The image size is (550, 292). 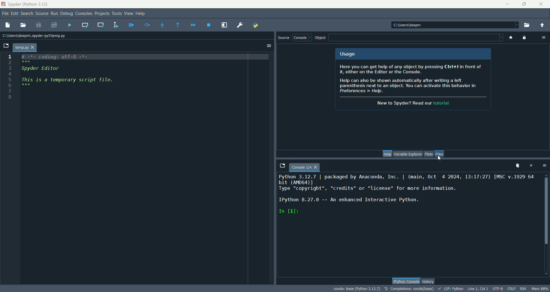 I want to click on run selection, so click(x=116, y=25).